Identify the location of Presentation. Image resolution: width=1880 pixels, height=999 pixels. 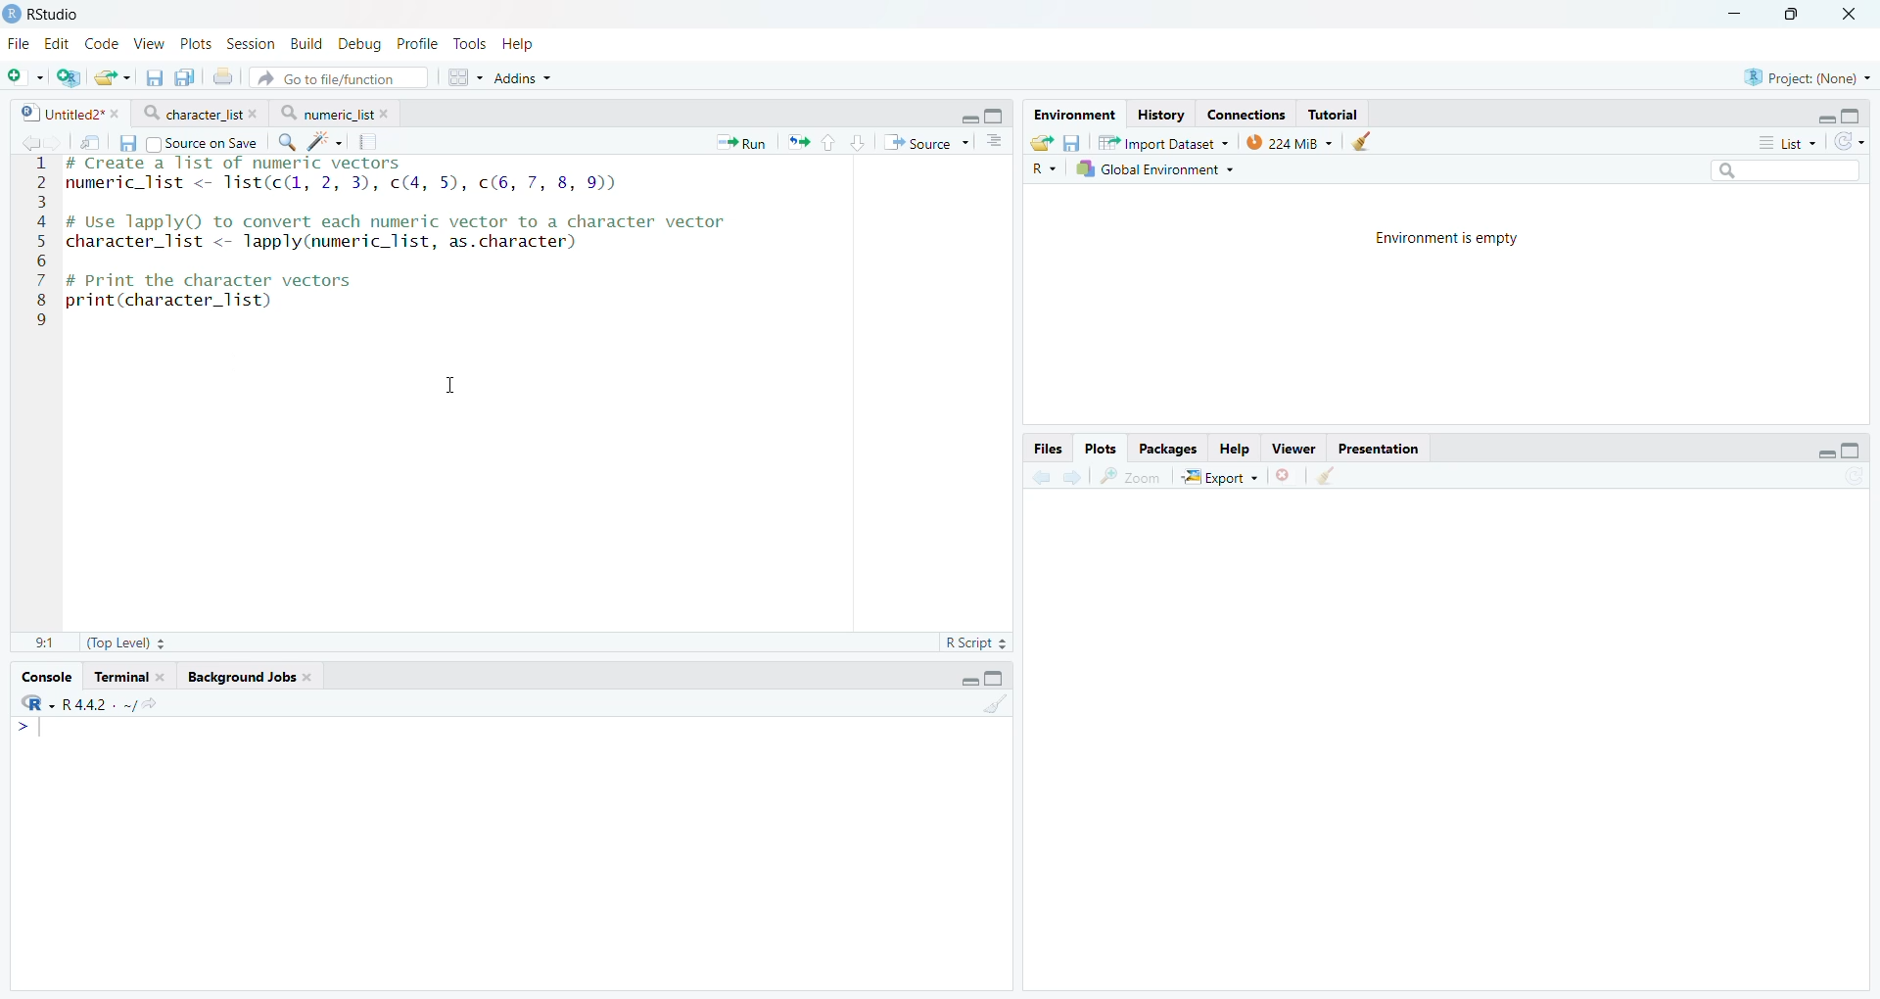
(1378, 449).